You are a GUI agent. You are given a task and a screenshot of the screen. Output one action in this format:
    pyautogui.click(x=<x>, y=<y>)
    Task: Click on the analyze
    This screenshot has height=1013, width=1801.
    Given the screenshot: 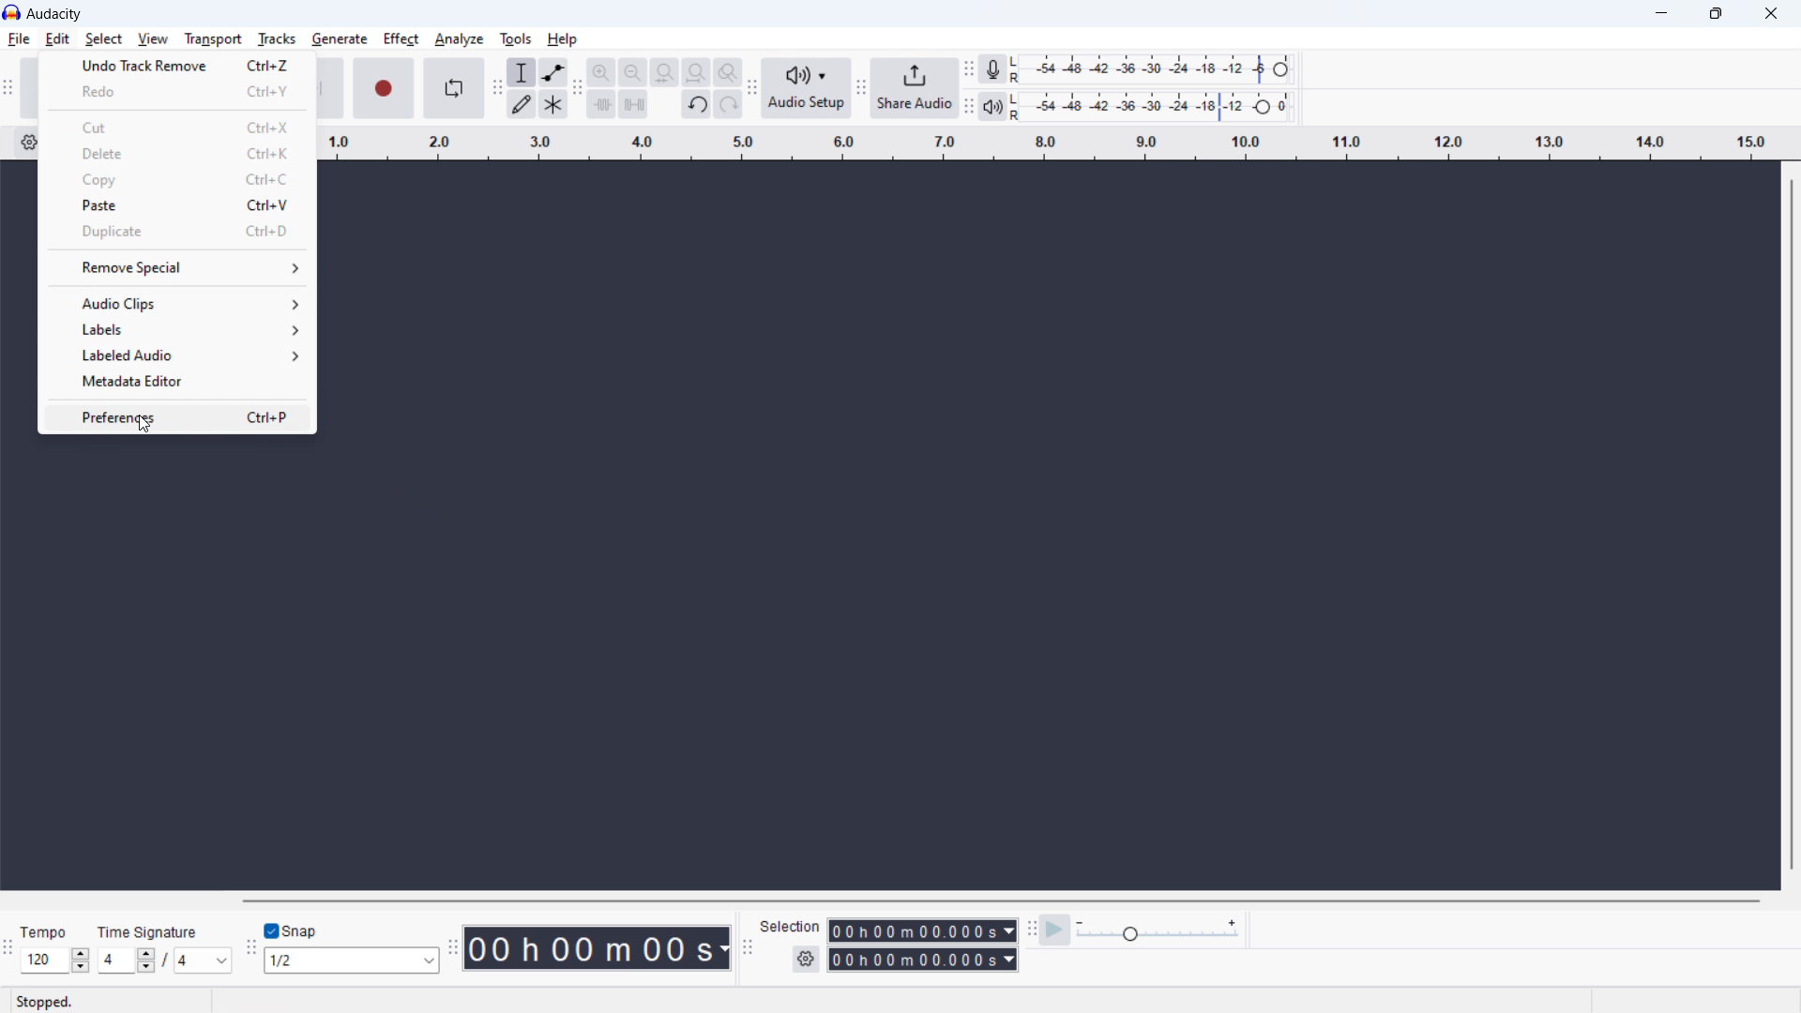 What is the action you would take?
    pyautogui.click(x=458, y=39)
    